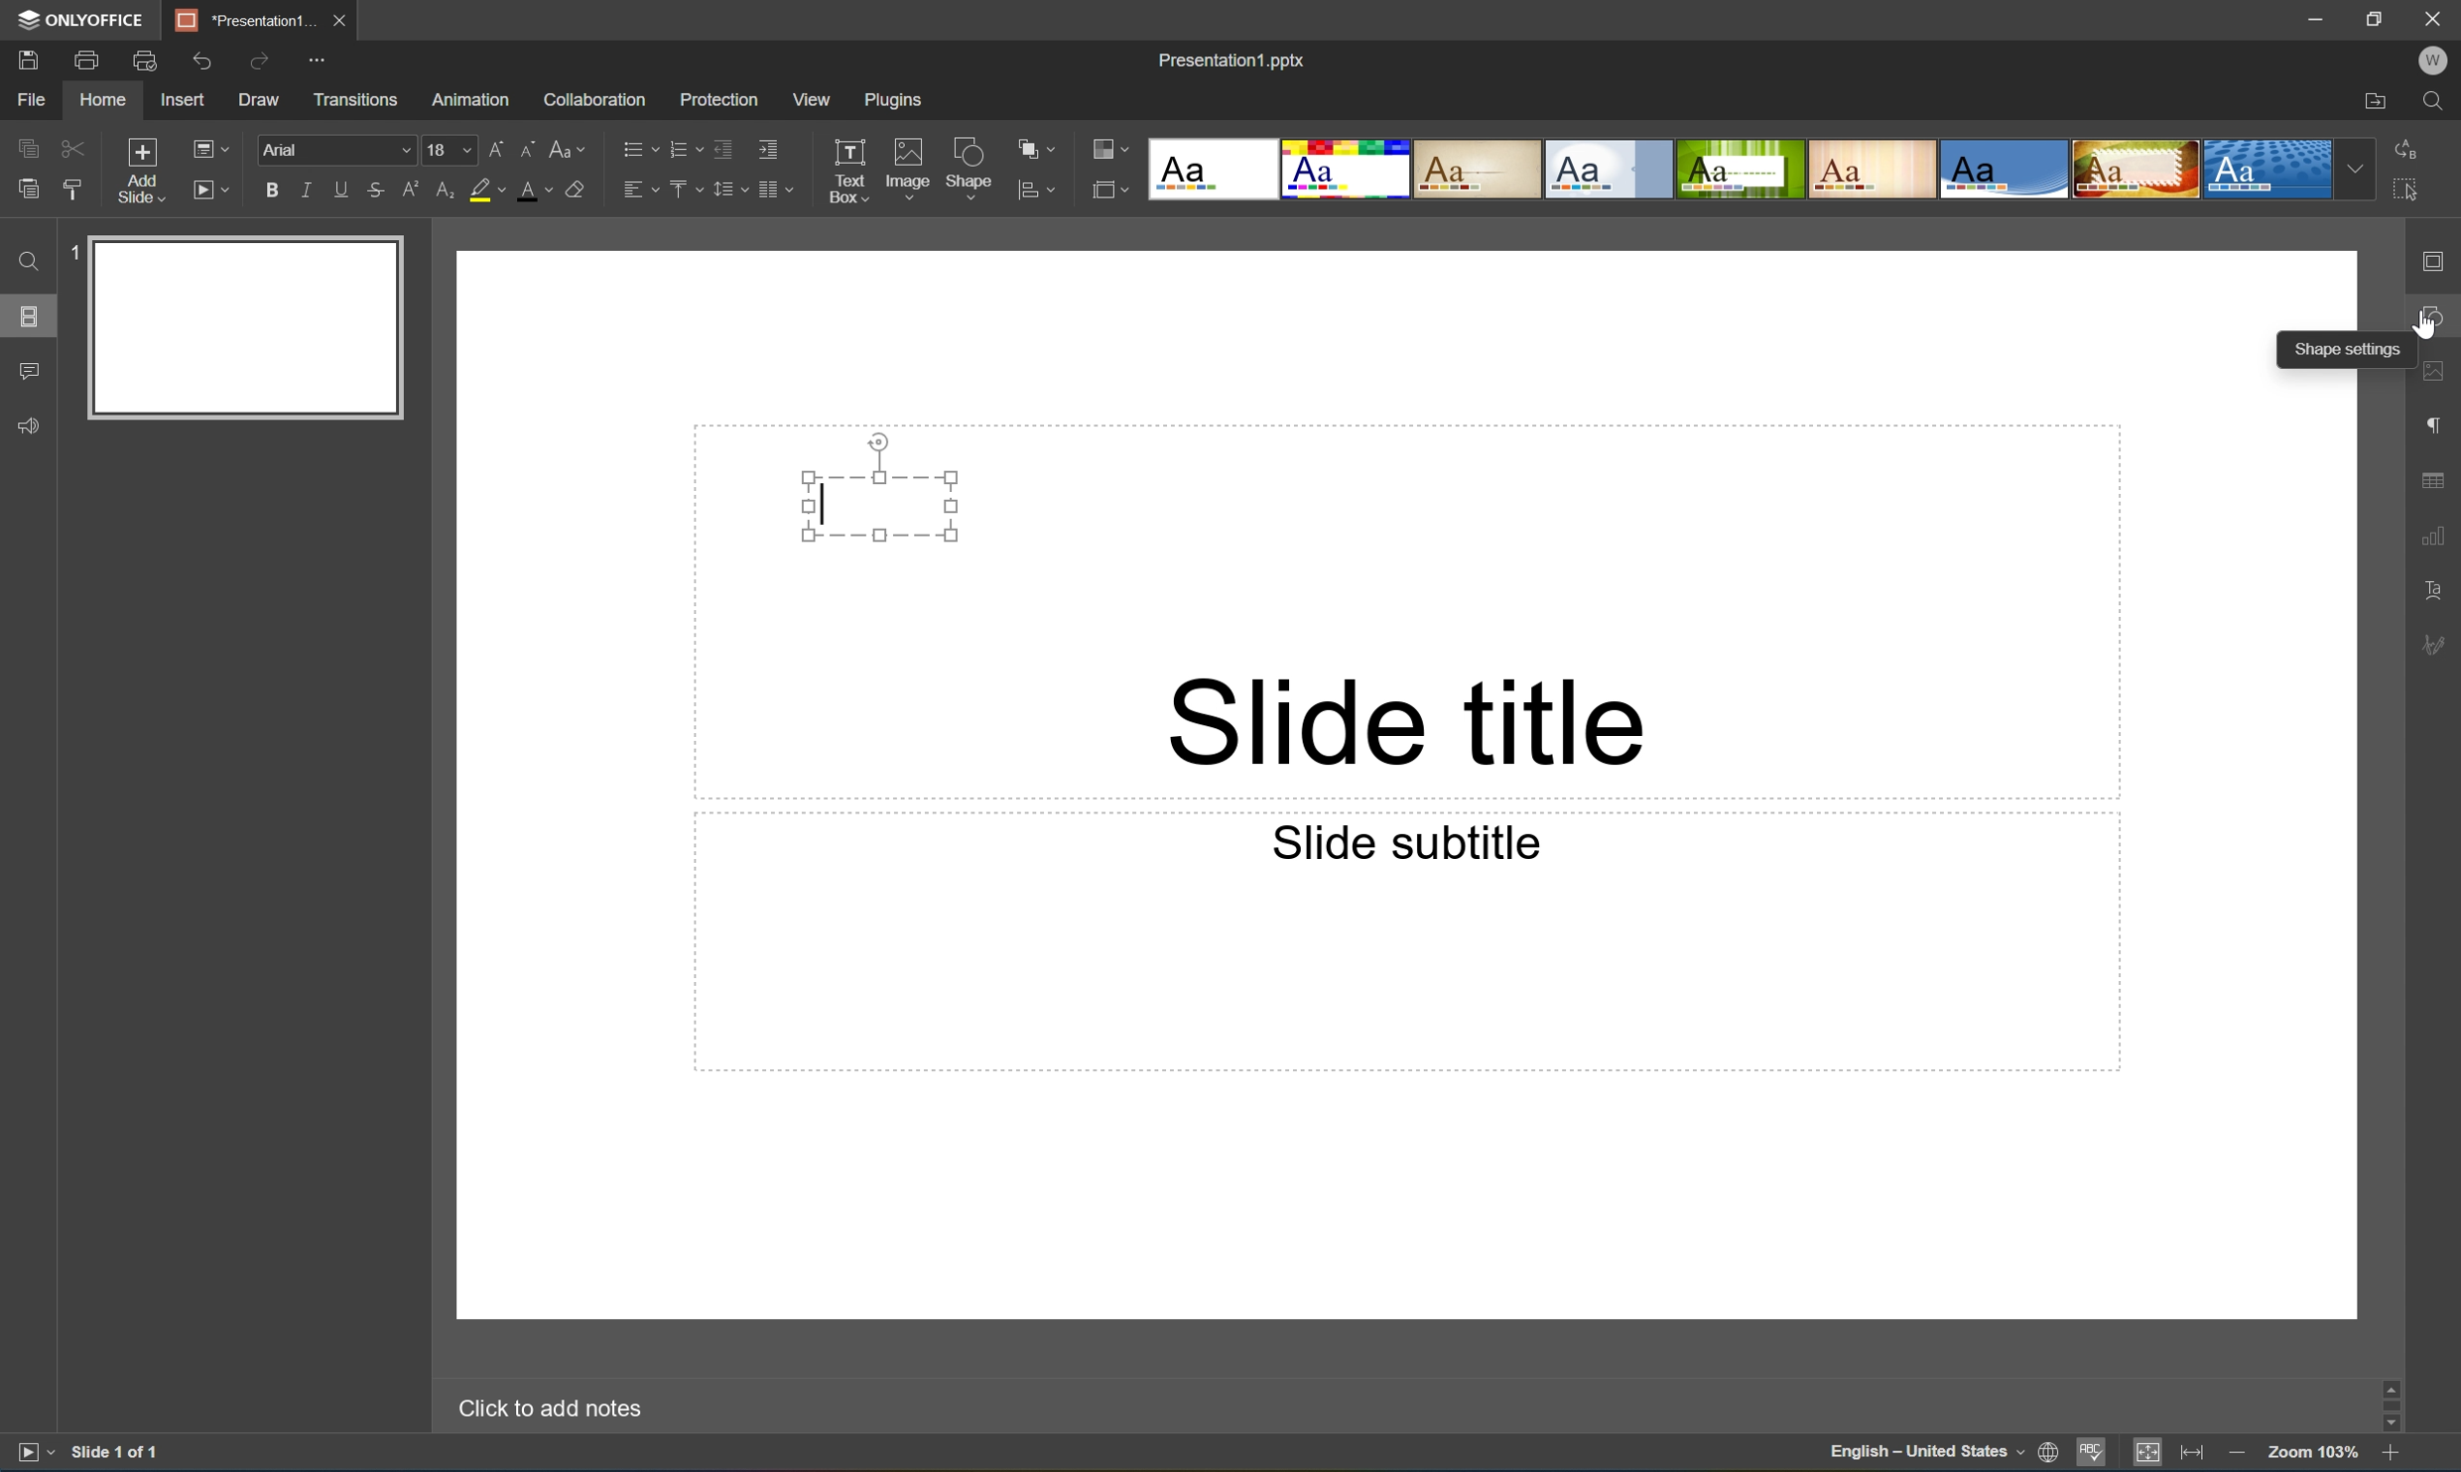  What do you see at coordinates (2435, 588) in the screenshot?
I see `Text Art settings` at bounding box center [2435, 588].